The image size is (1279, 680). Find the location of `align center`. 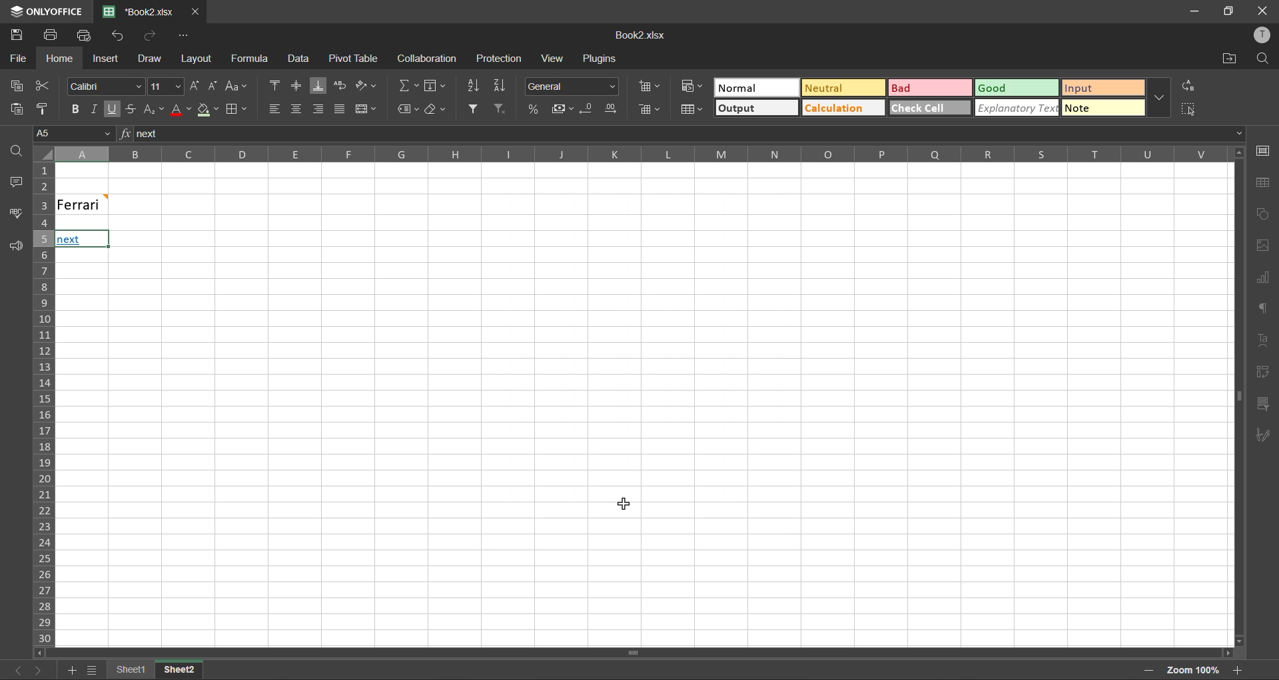

align center is located at coordinates (297, 107).